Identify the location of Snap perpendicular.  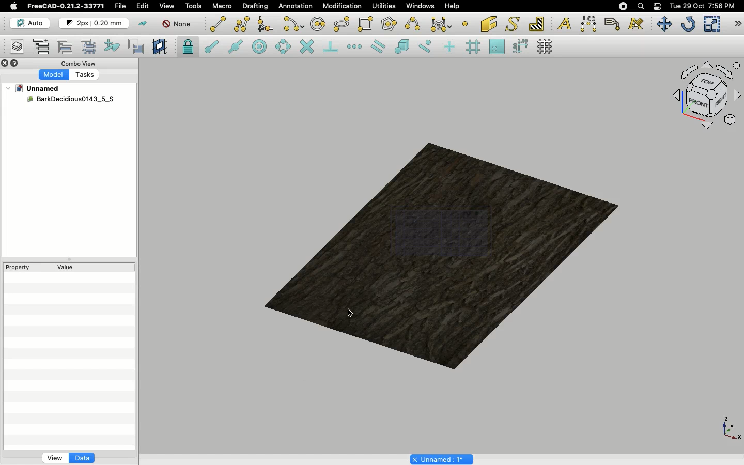
(332, 48).